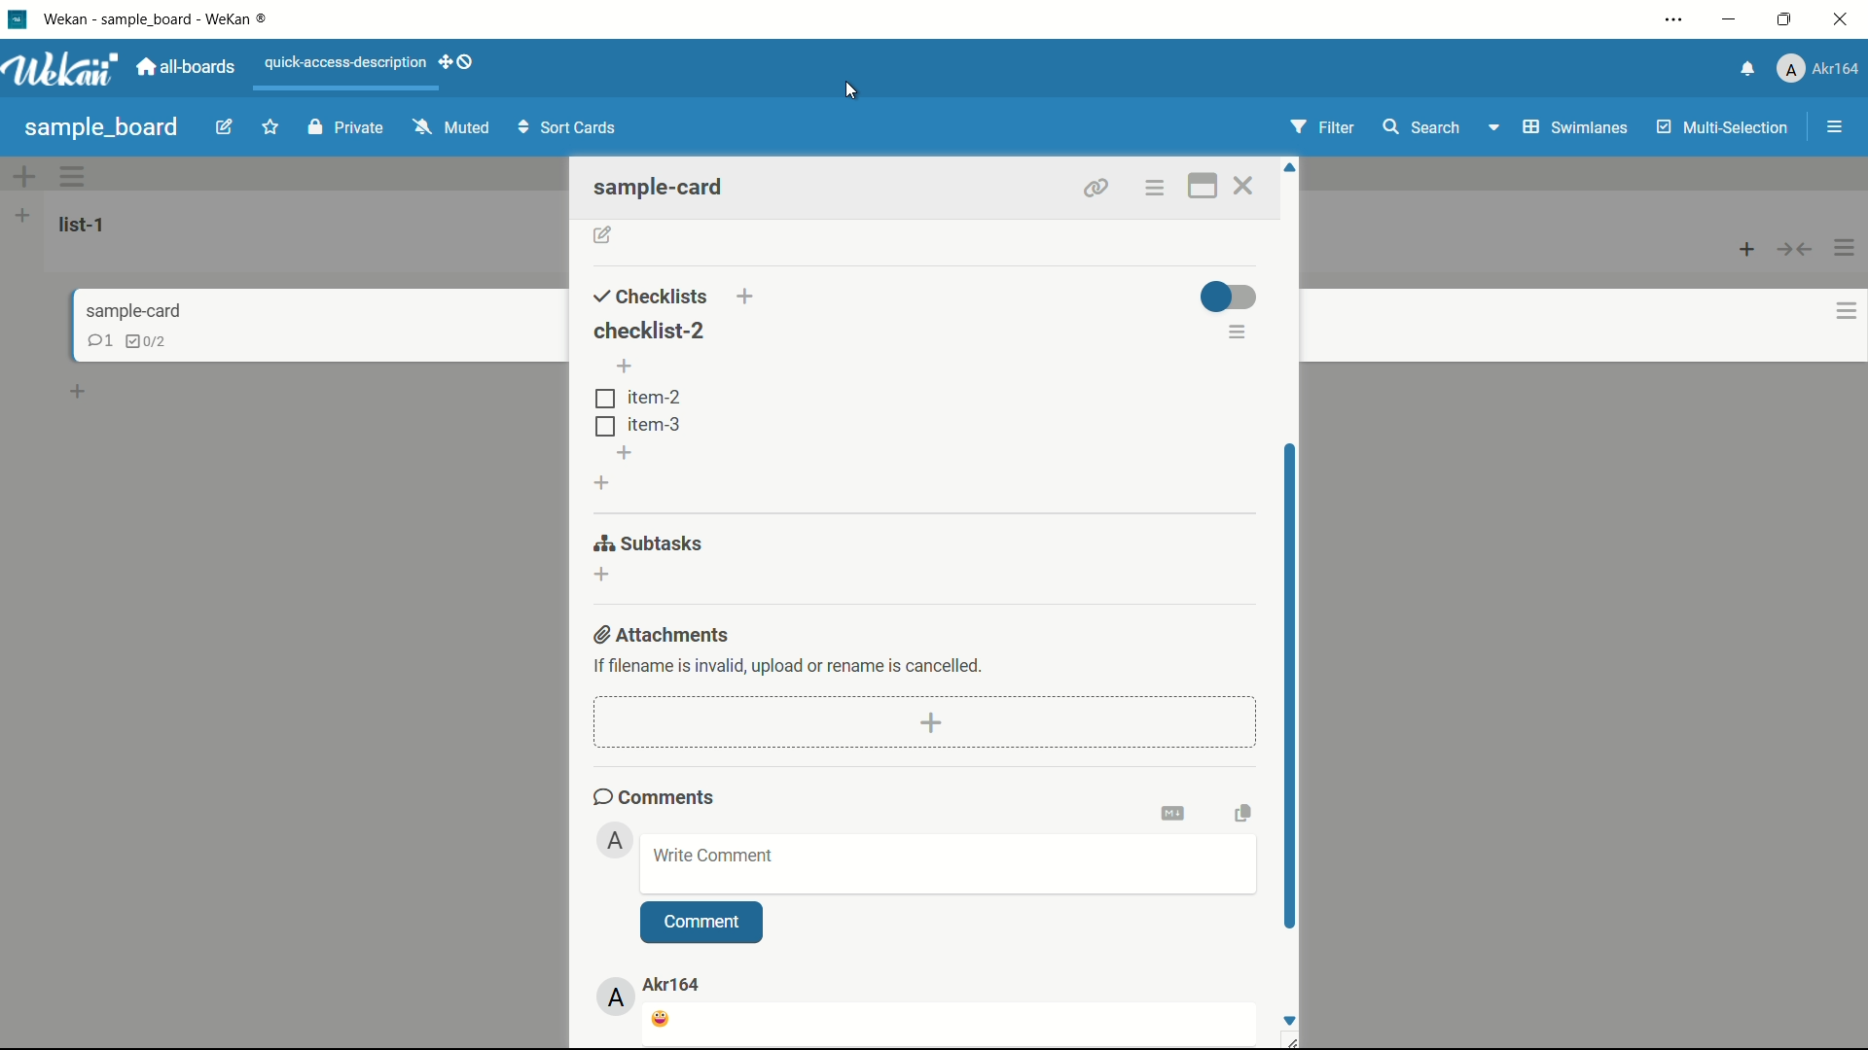  I want to click on settings and more, so click(1673, 18).